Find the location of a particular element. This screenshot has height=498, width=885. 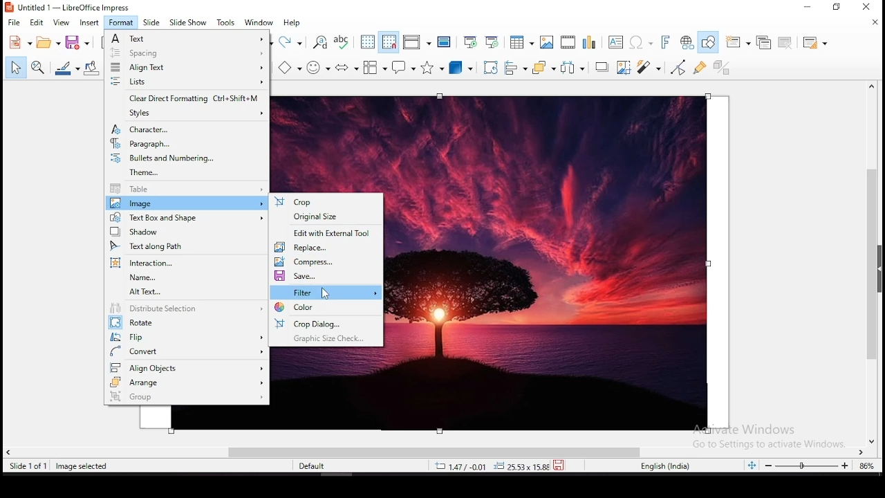

save is located at coordinates (77, 41).